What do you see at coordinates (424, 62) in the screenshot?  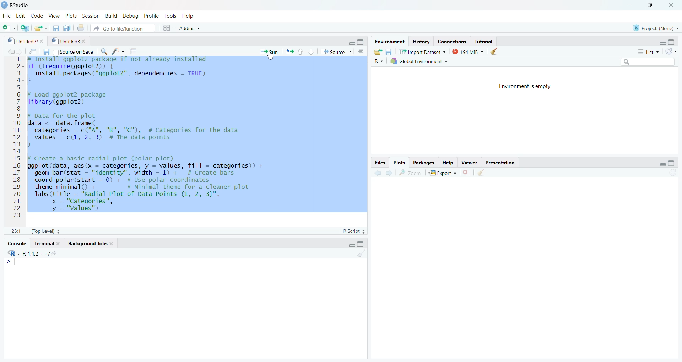 I see `R + 1k Global Environment +` at bounding box center [424, 62].